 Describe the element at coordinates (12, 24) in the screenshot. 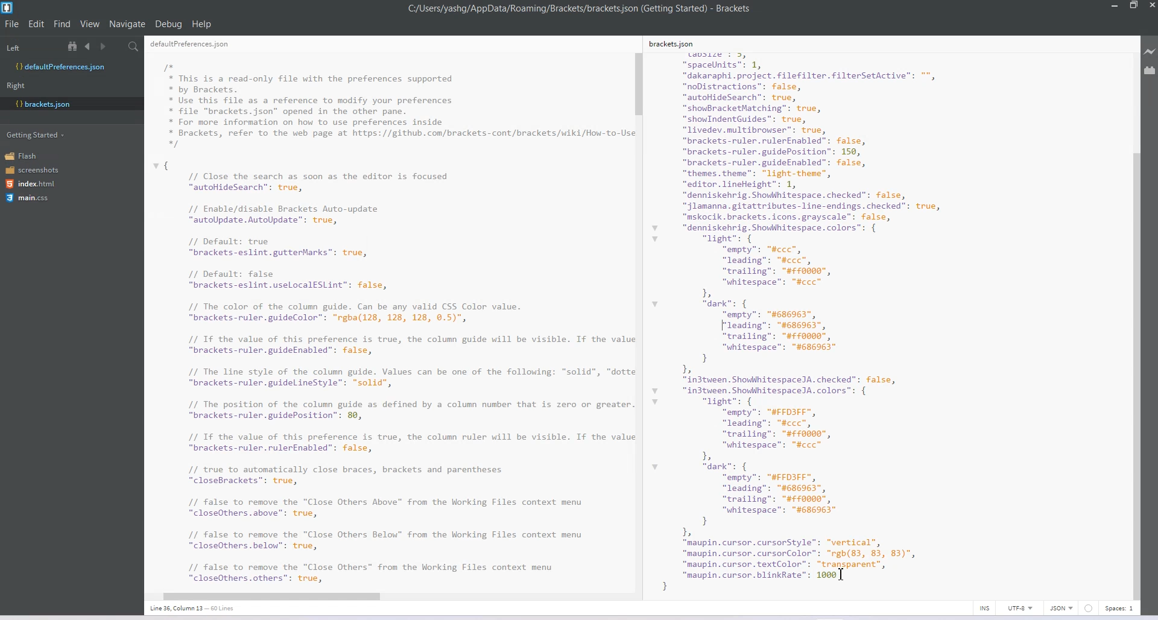

I see `File` at that location.